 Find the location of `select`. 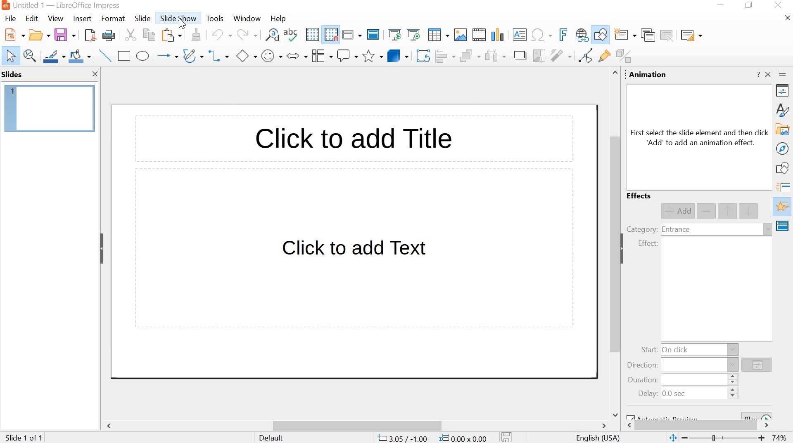

select is located at coordinates (11, 57).